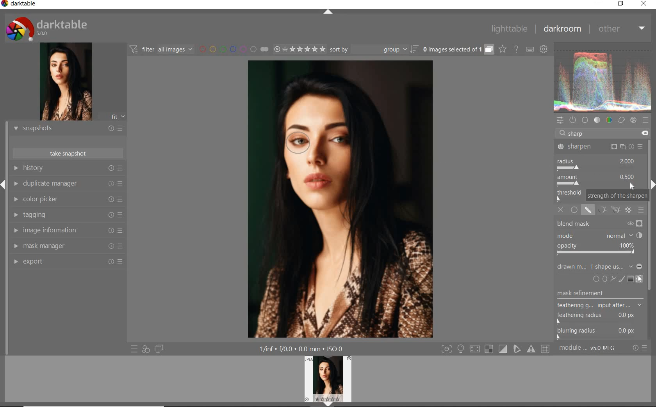  I want to click on filter images by color labels, so click(226, 50).